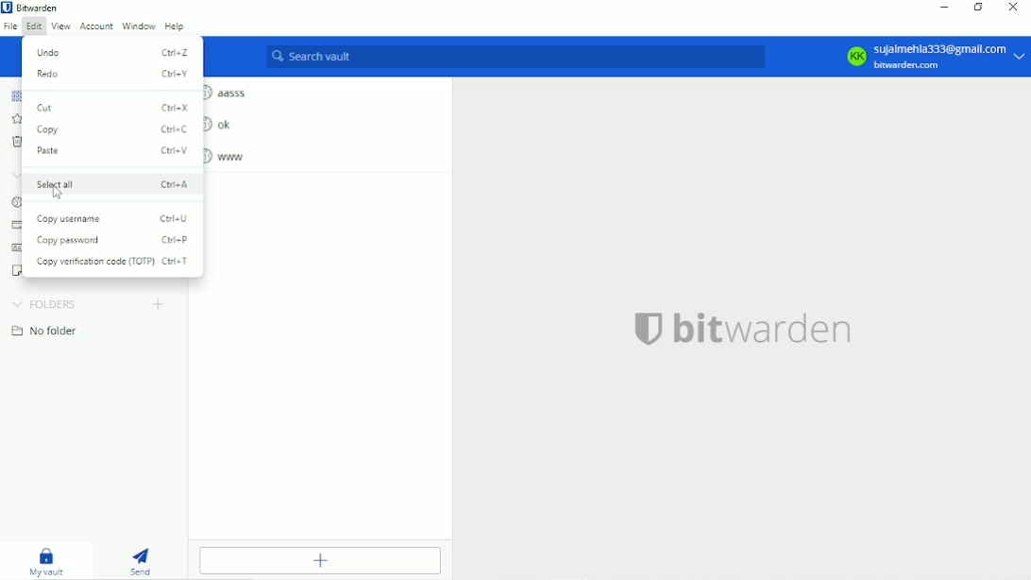 This screenshot has height=580, width=1031. What do you see at coordinates (112, 51) in the screenshot?
I see `Undo` at bounding box center [112, 51].